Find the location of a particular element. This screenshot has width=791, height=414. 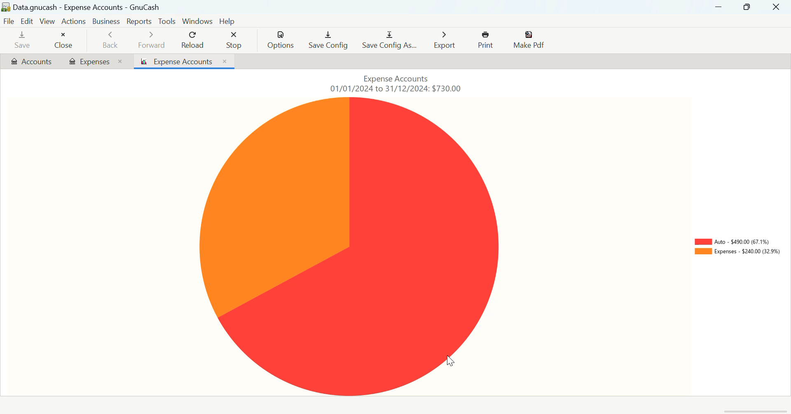

Expense Accounts 01/01/2024 to 31/12/2024: $730.00 is located at coordinates (400, 83).